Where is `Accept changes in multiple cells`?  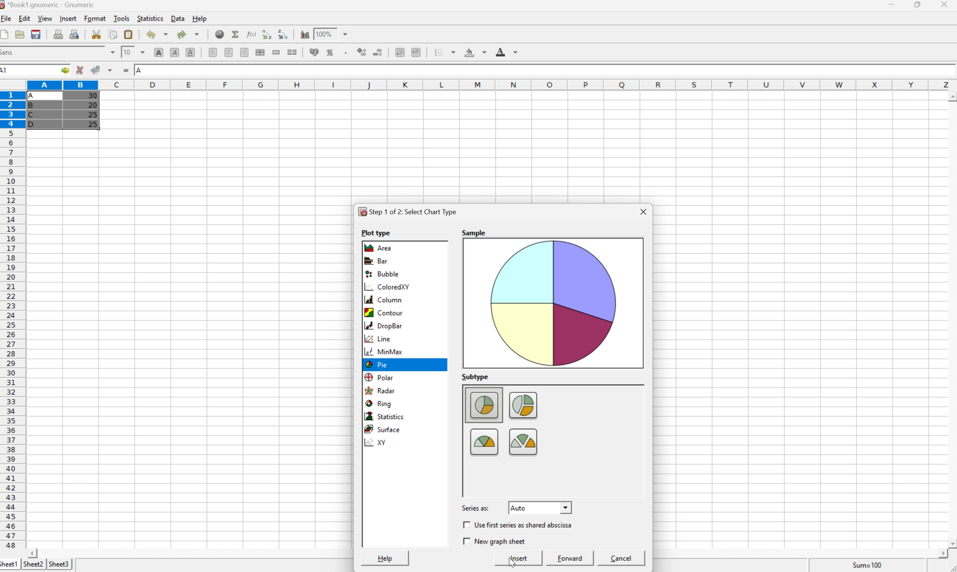
Accept changes in multiple cells is located at coordinates (111, 69).